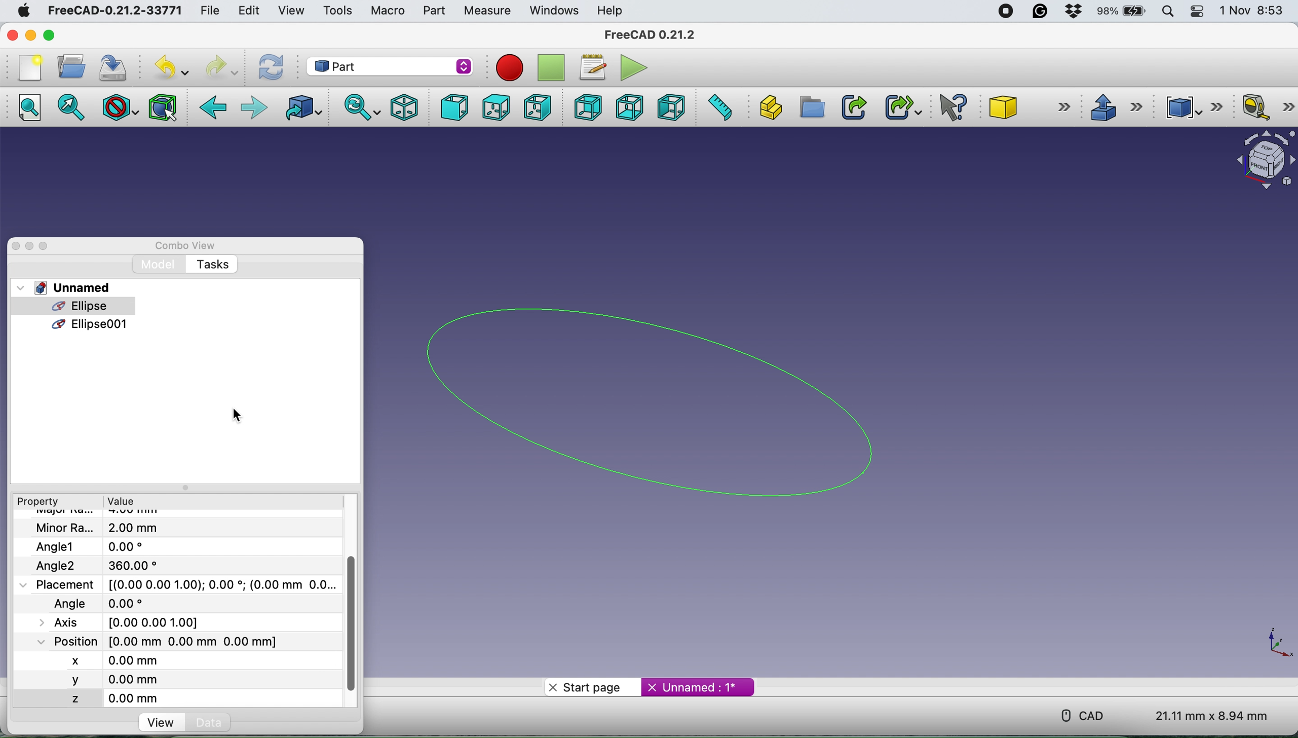 The image size is (1298, 738). I want to click on isometric, so click(404, 106).